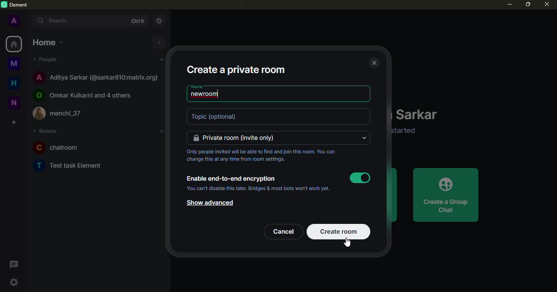 This screenshot has width=557, height=292. I want to click on myspace, so click(15, 64).